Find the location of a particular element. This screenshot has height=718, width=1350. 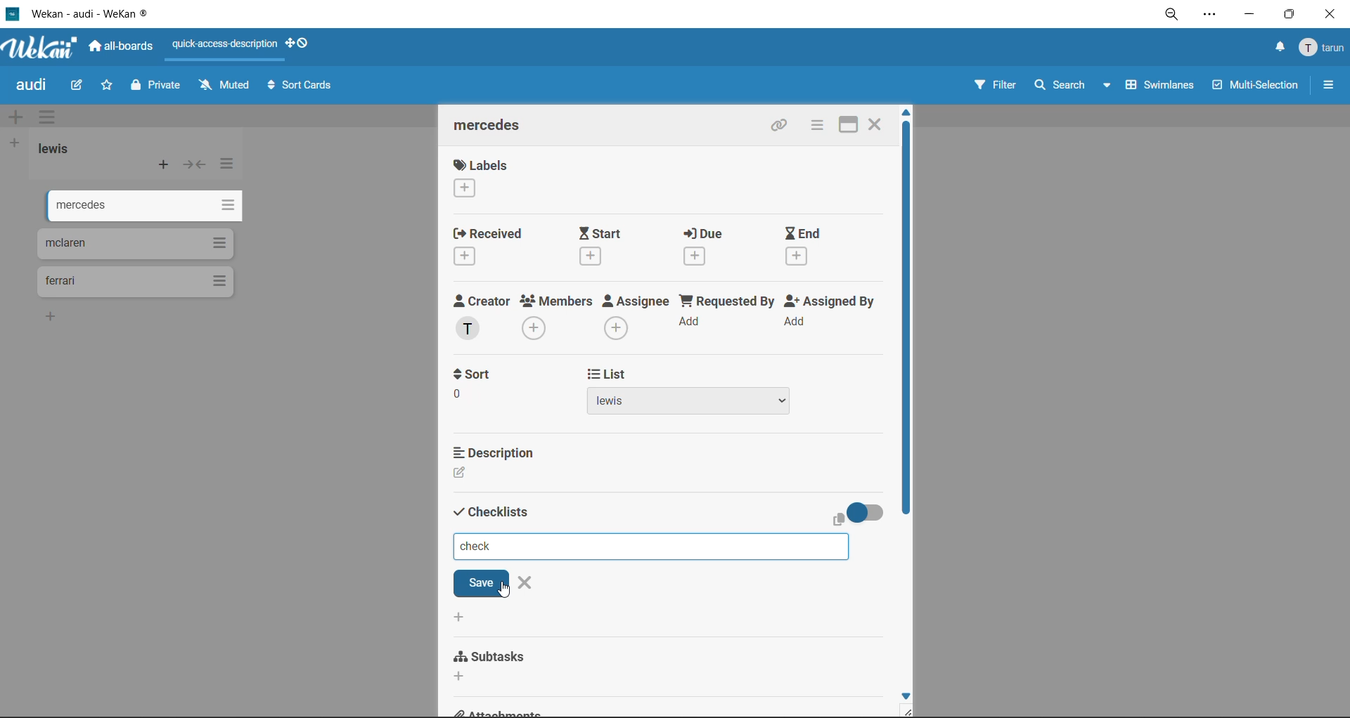

title updated is located at coordinates (479, 546).